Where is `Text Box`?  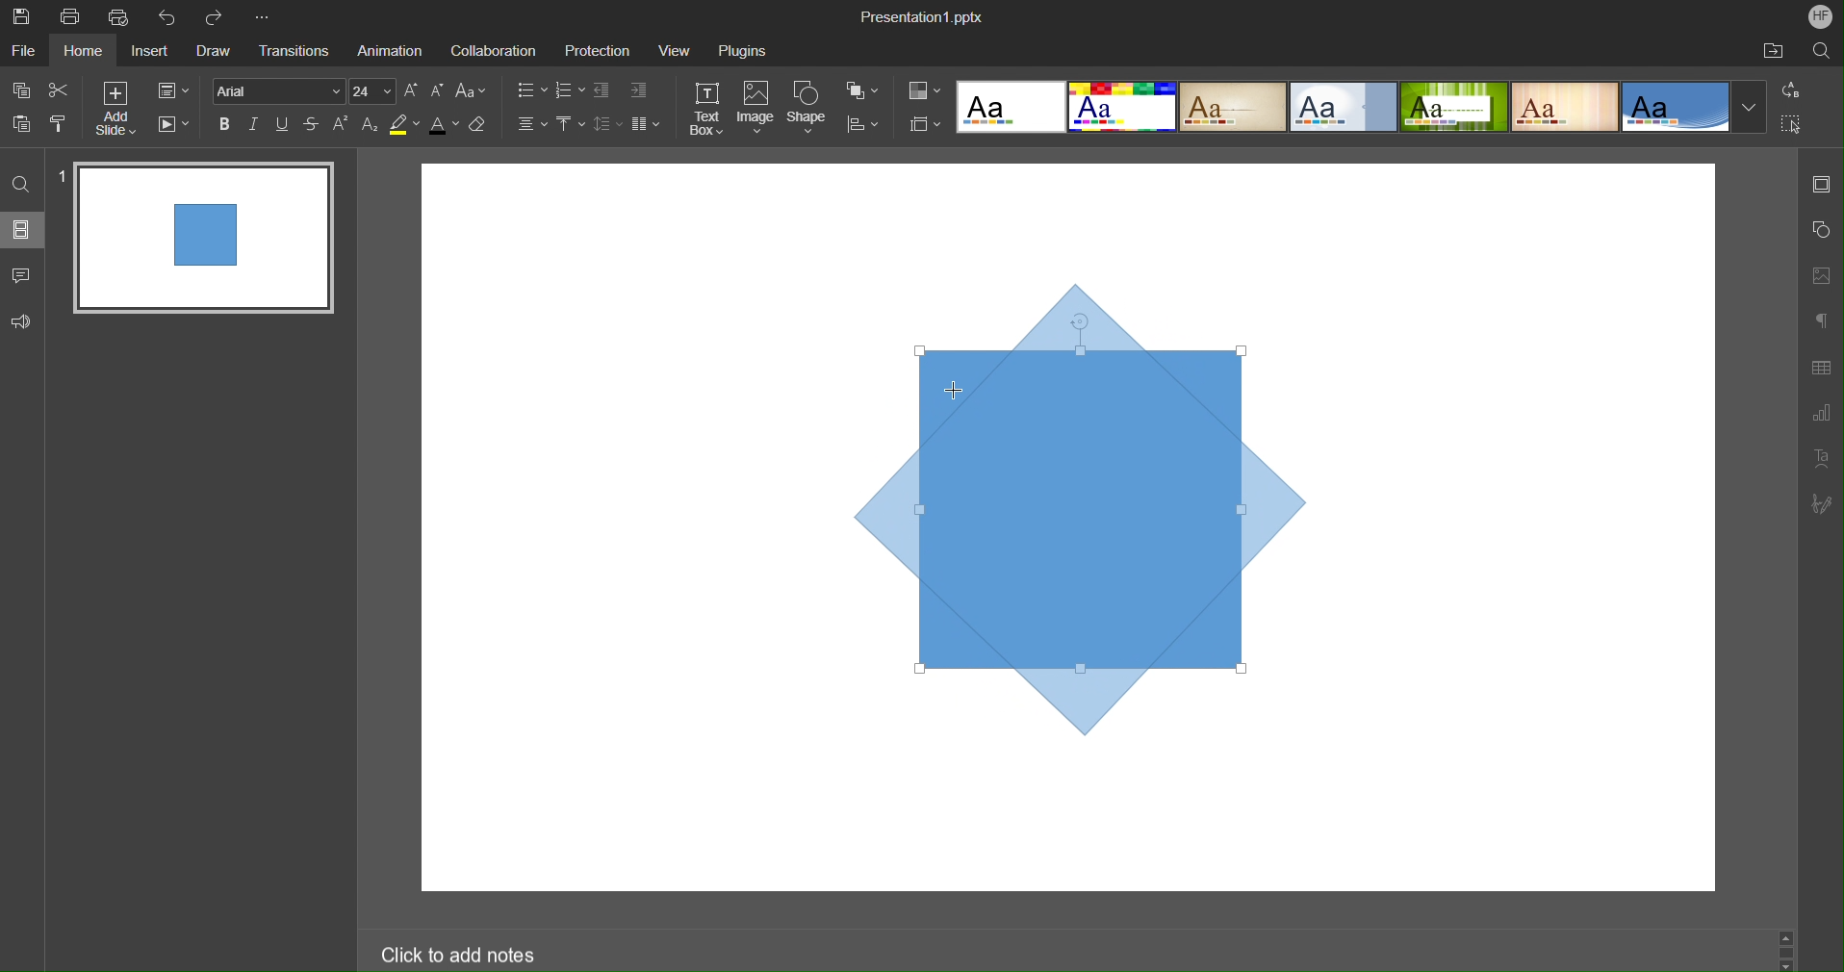
Text Box is located at coordinates (709, 109).